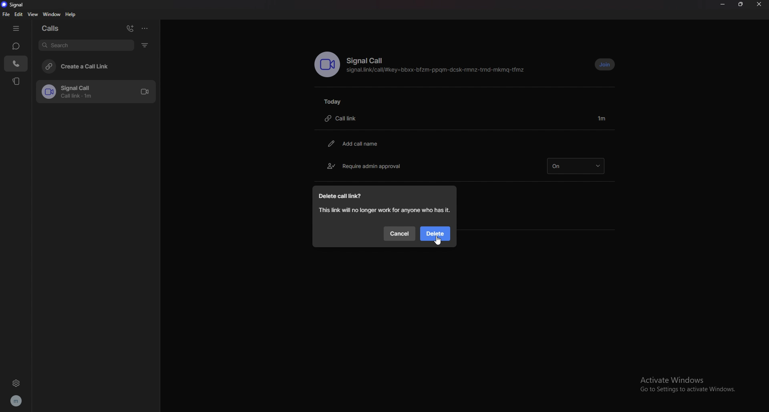  What do you see at coordinates (438, 240) in the screenshot?
I see `cursor` at bounding box center [438, 240].